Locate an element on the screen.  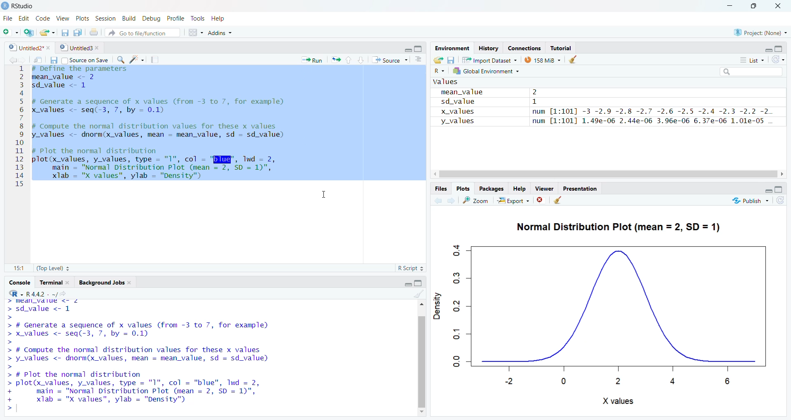
Help is located at coordinates (520, 187).